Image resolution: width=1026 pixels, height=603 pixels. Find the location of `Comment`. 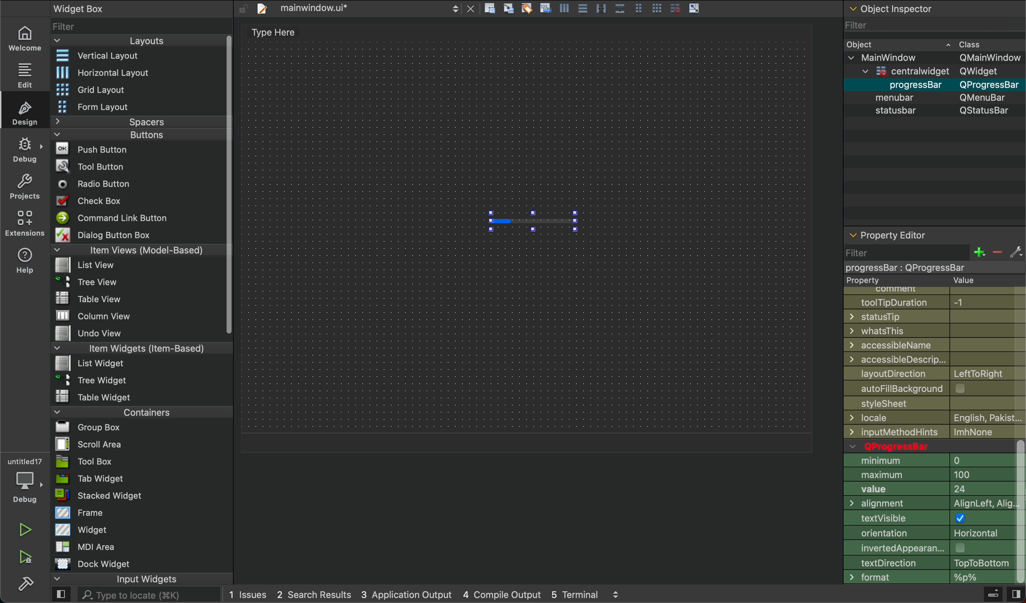

Comment is located at coordinates (926, 290).